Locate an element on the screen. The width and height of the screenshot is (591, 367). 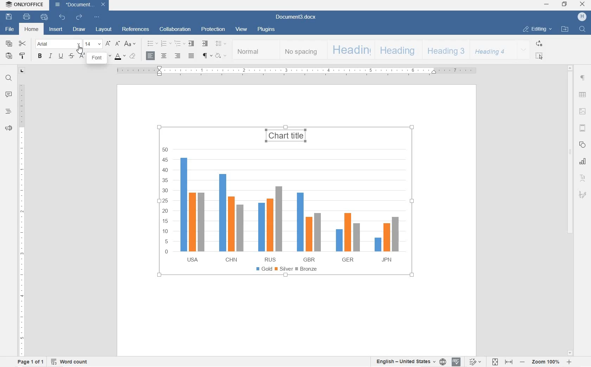
FONT SIZE is located at coordinates (93, 44).